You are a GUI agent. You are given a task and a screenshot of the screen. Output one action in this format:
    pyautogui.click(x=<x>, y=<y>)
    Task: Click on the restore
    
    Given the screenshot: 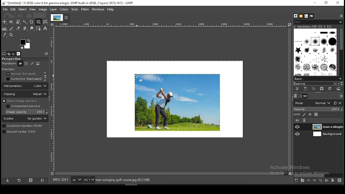 What is the action you would take?
    pyautogui.click(x=326, y=3)
    